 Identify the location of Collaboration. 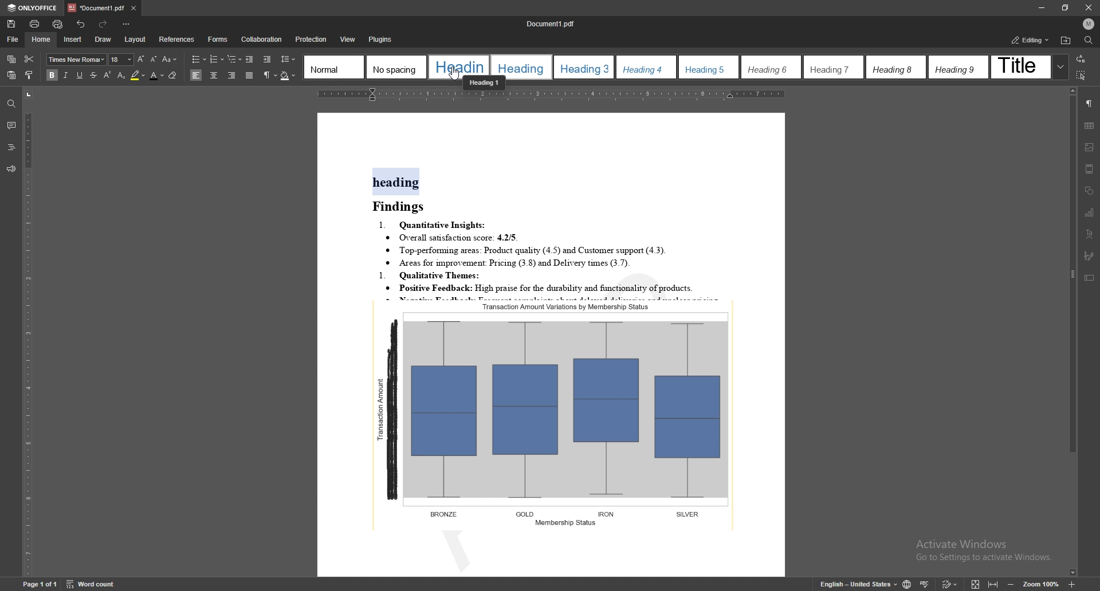
(262, 40).